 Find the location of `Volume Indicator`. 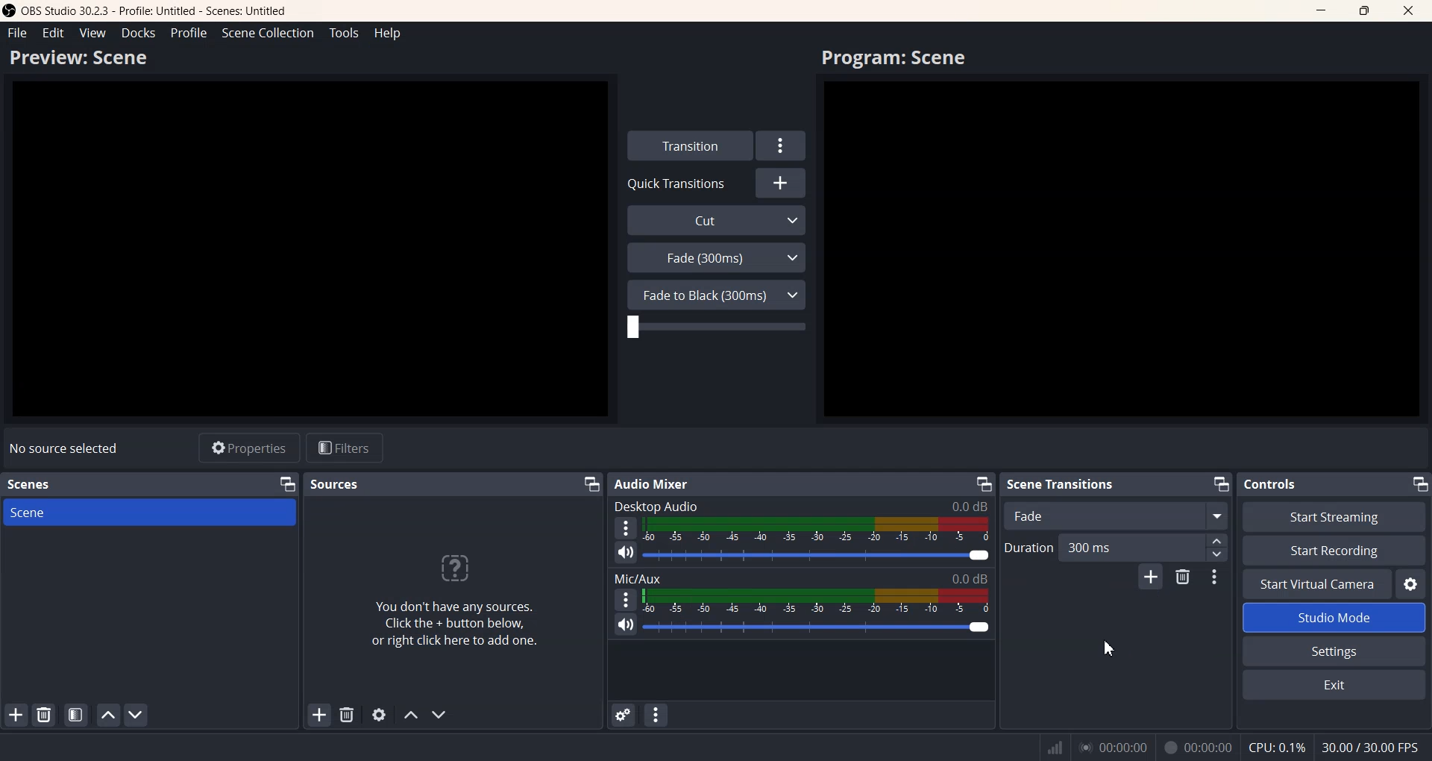

Volume Indicator is located at coordinates (817, 601).